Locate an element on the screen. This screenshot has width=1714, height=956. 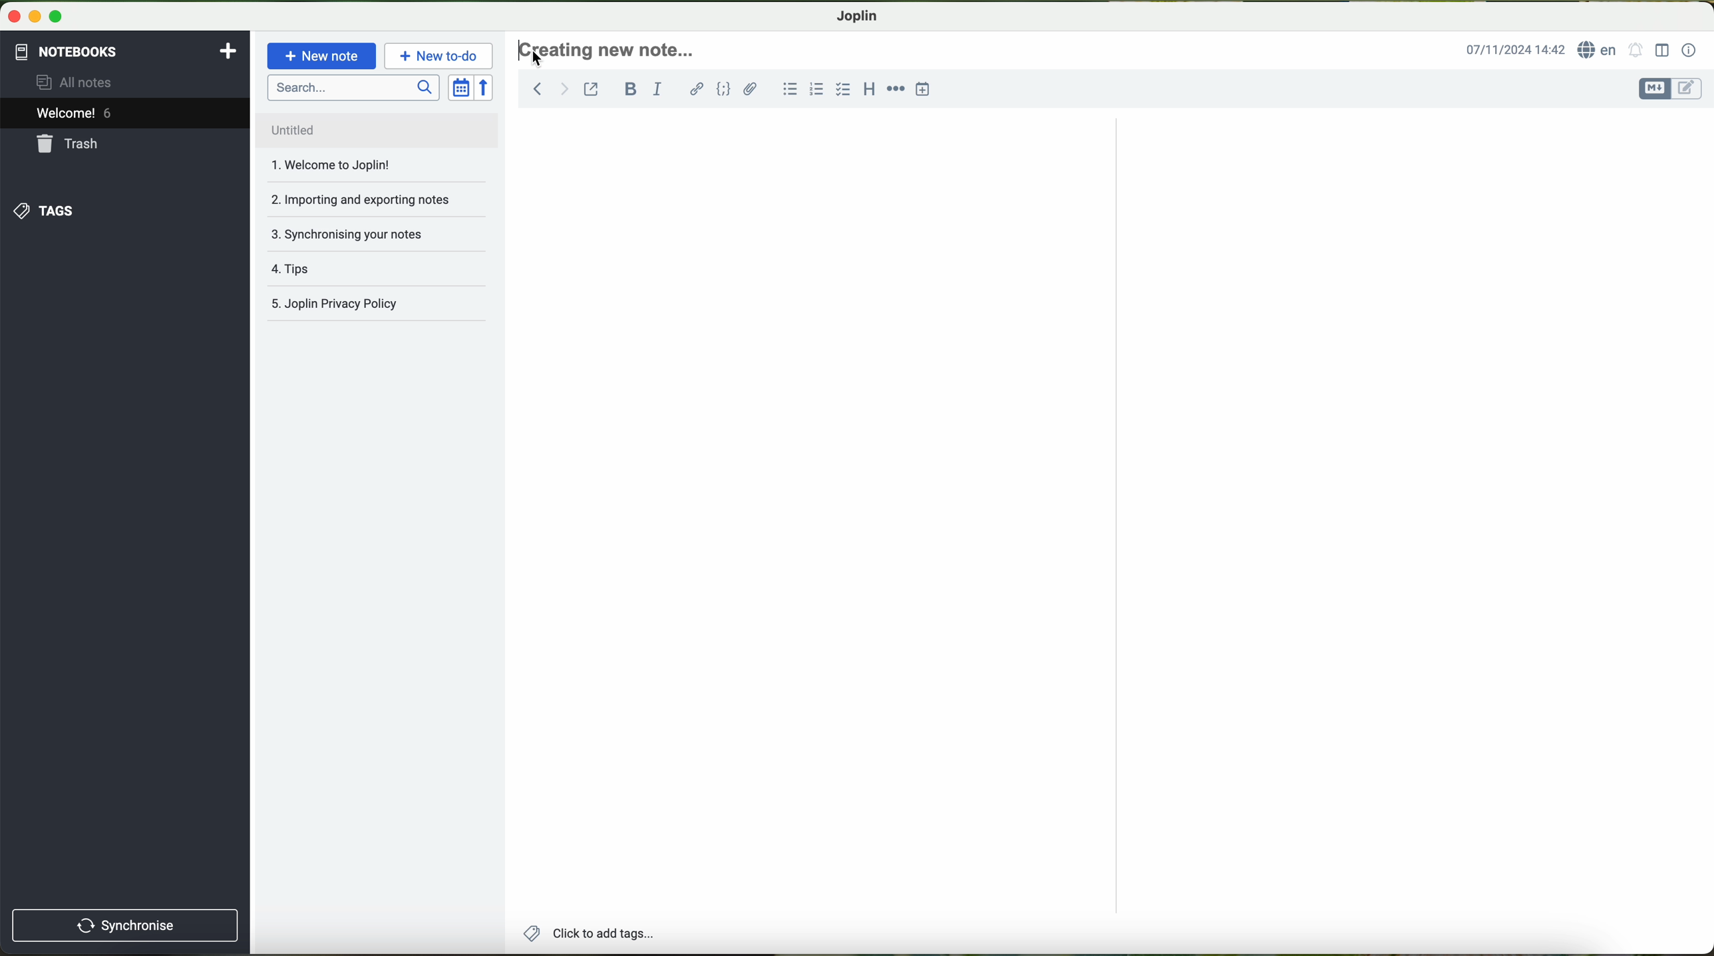
bulleted list is located at coordinates (789, 90).